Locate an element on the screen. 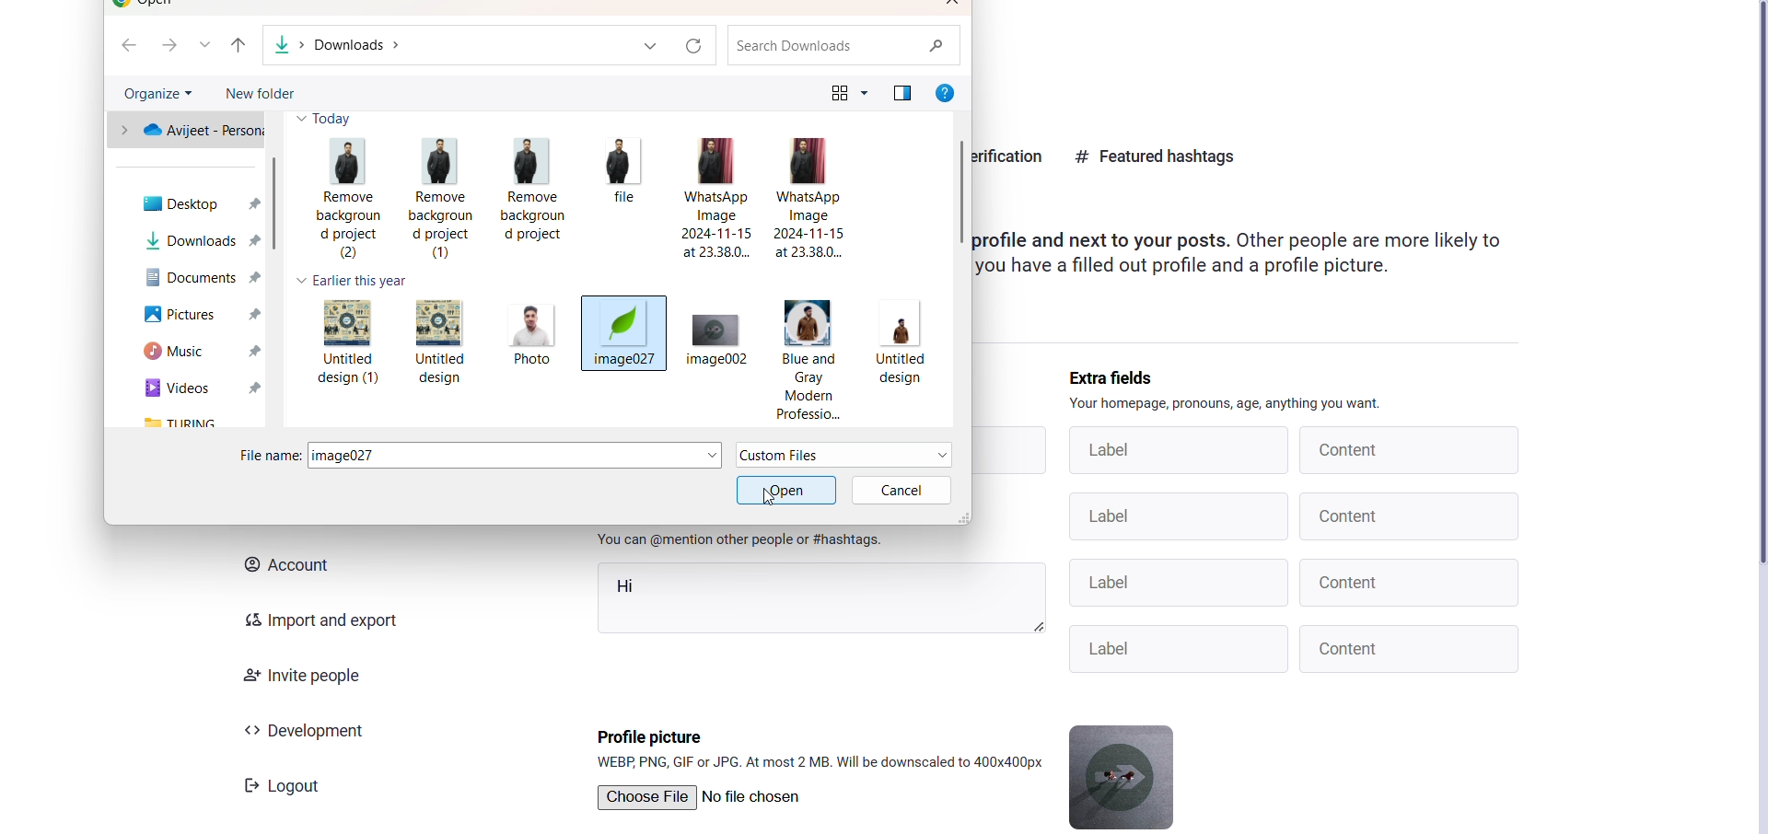  view is located at coordinates (841, 91).